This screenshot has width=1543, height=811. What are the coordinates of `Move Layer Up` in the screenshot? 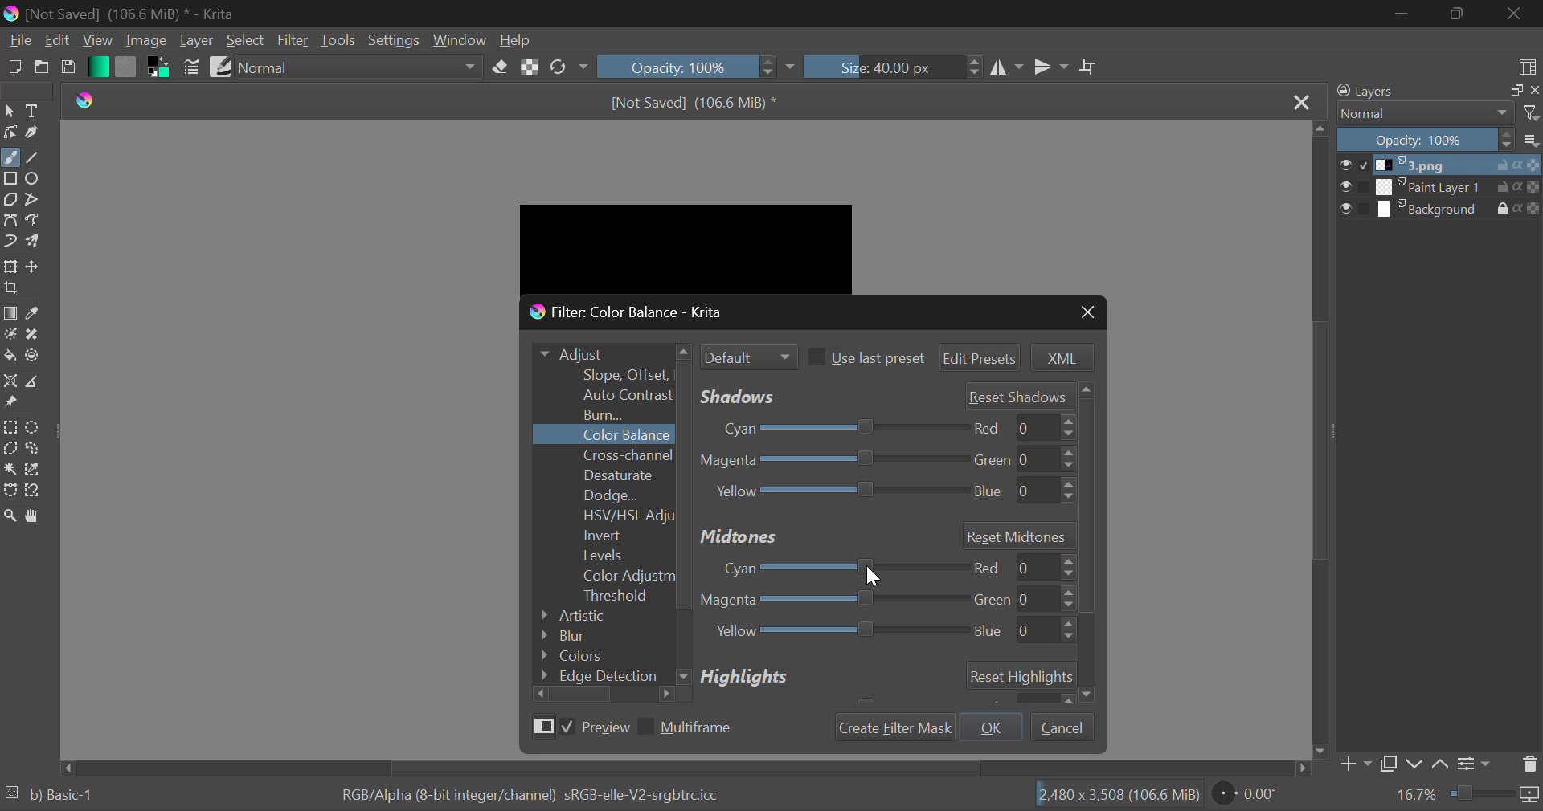 It's located at (1443, 763).